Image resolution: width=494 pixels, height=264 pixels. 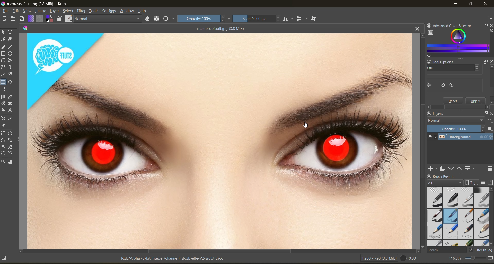 I want to click on tool, so click(x=11, y=31).